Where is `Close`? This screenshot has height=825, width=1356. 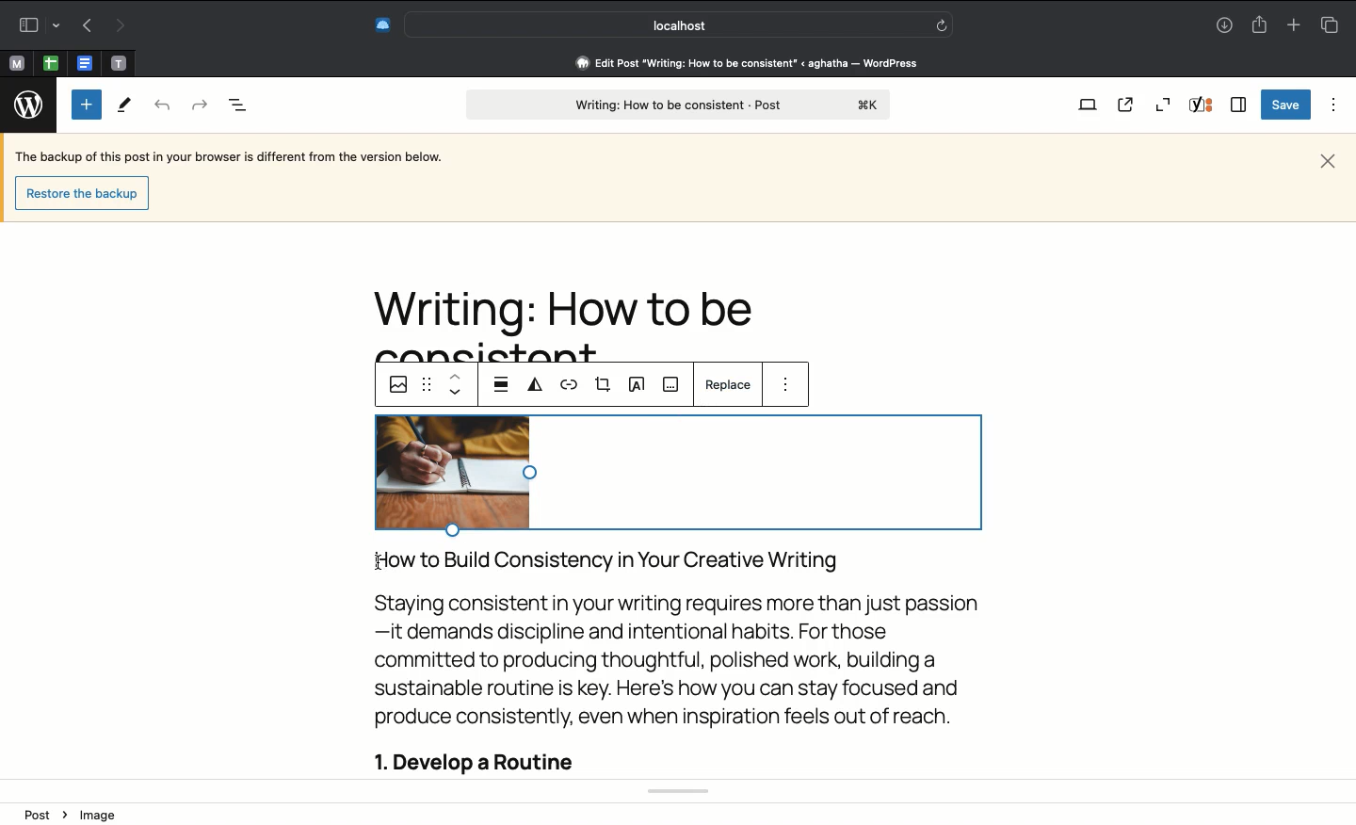
Close is located at coordinates (1328, 161).